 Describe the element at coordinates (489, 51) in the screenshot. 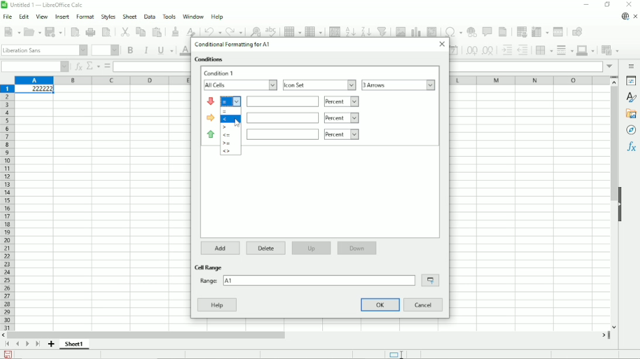

I see `Delete decimal place` at that location.